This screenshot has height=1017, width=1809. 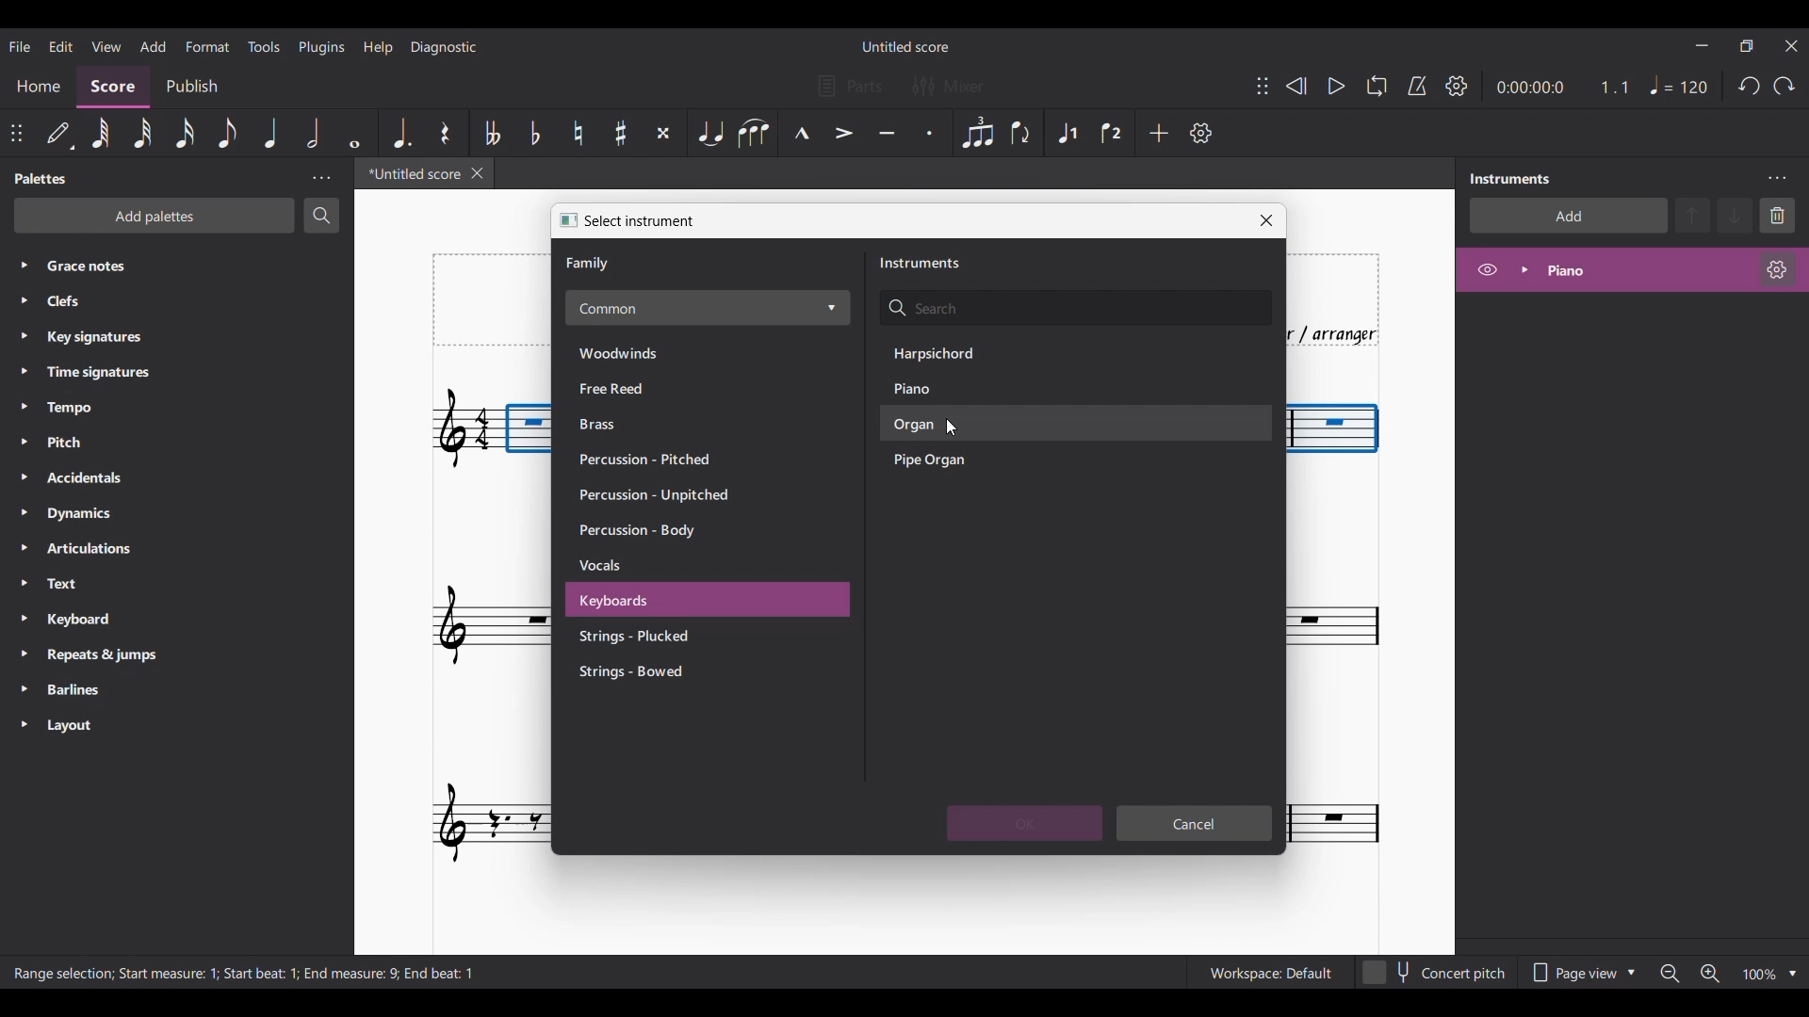 I want to click on Play, so click(x=1336, y=86).